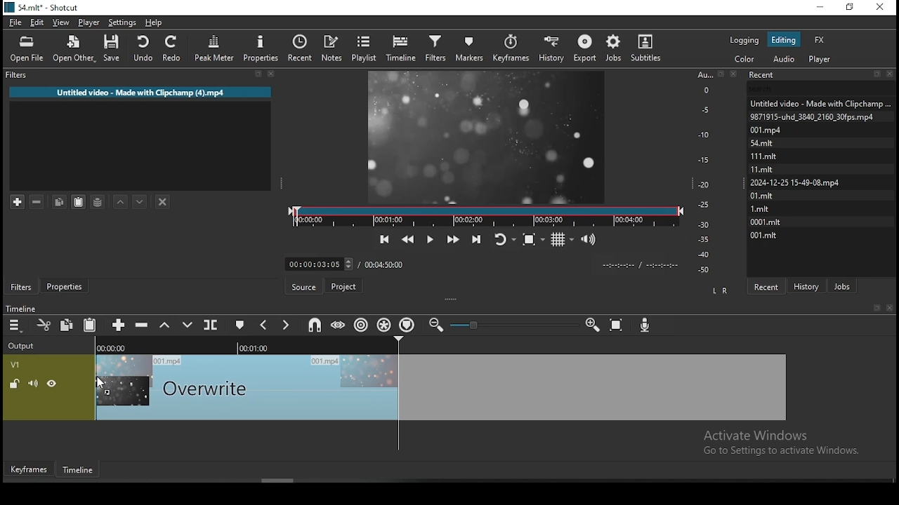  Describe the element at coordinates (60, 200) in the screenshot. I see `copy` at that location.